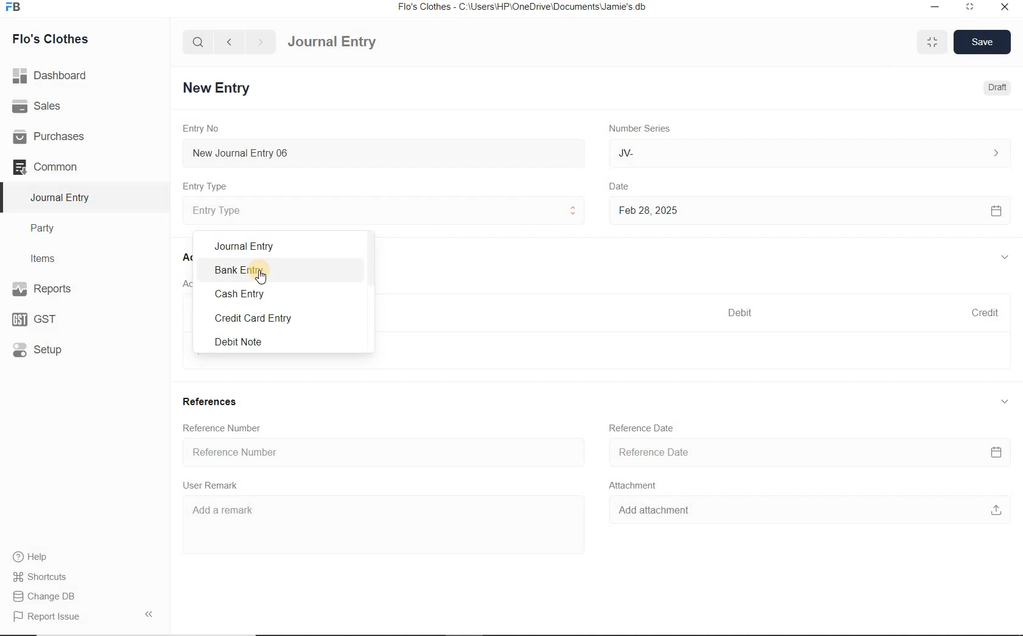  Describe the element at coordinates (265, 245) in the screenshot. I see `Journal Entry` at that location.